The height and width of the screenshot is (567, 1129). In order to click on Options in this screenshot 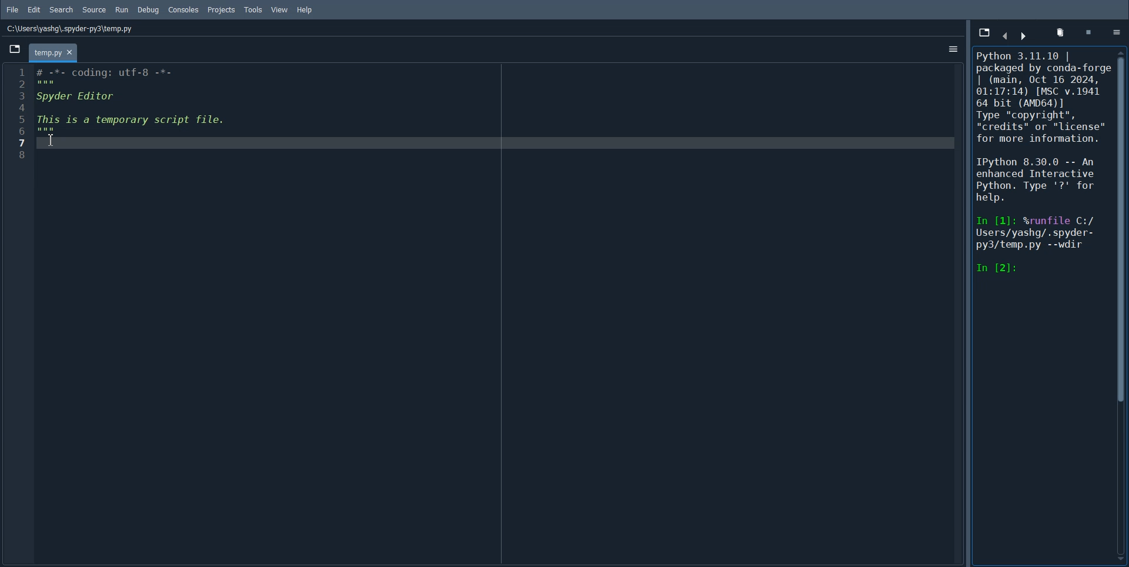, I will do `click(1118, 31)`.